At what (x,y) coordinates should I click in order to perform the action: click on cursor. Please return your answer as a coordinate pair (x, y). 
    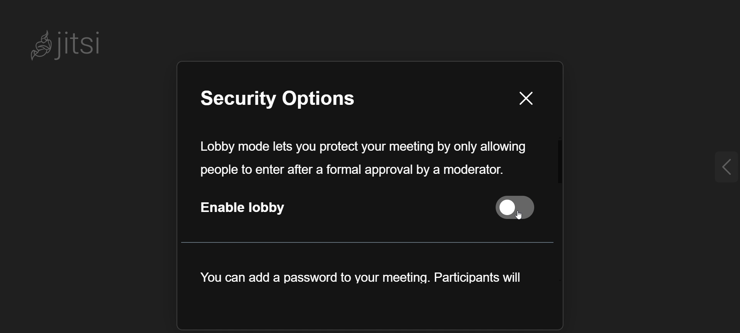
    Looking at the image, I should click on (520, 224).